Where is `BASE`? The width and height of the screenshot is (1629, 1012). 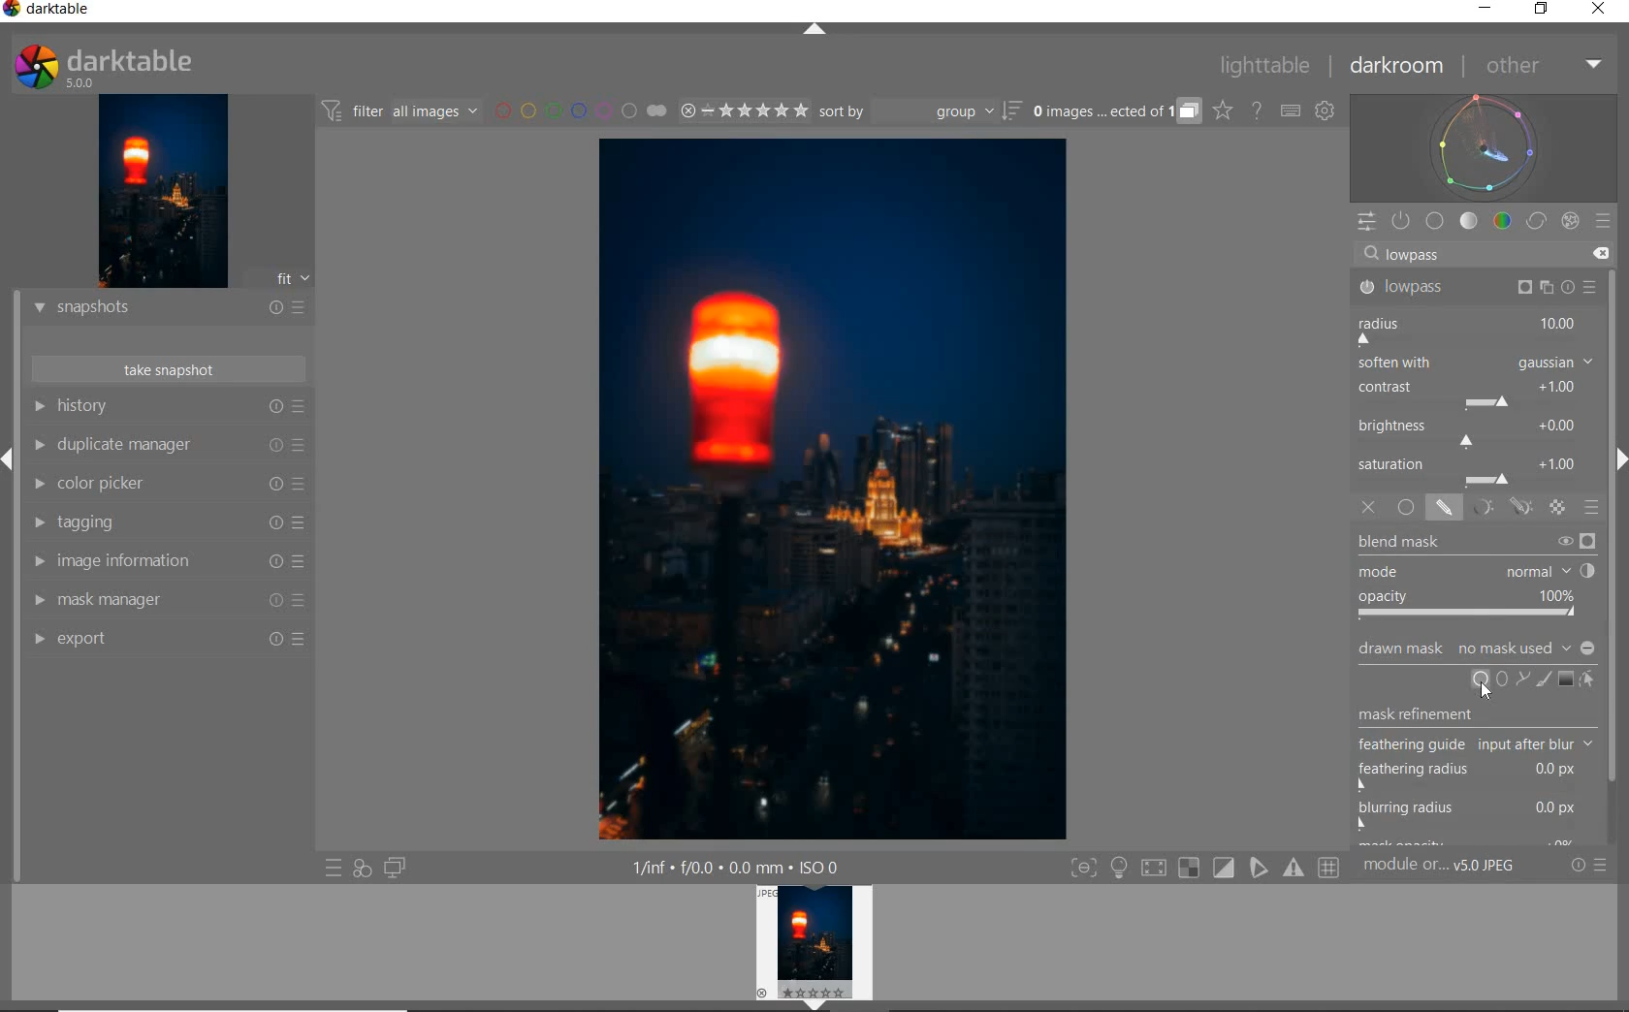
BASE is located at coordinates (1437, 221).